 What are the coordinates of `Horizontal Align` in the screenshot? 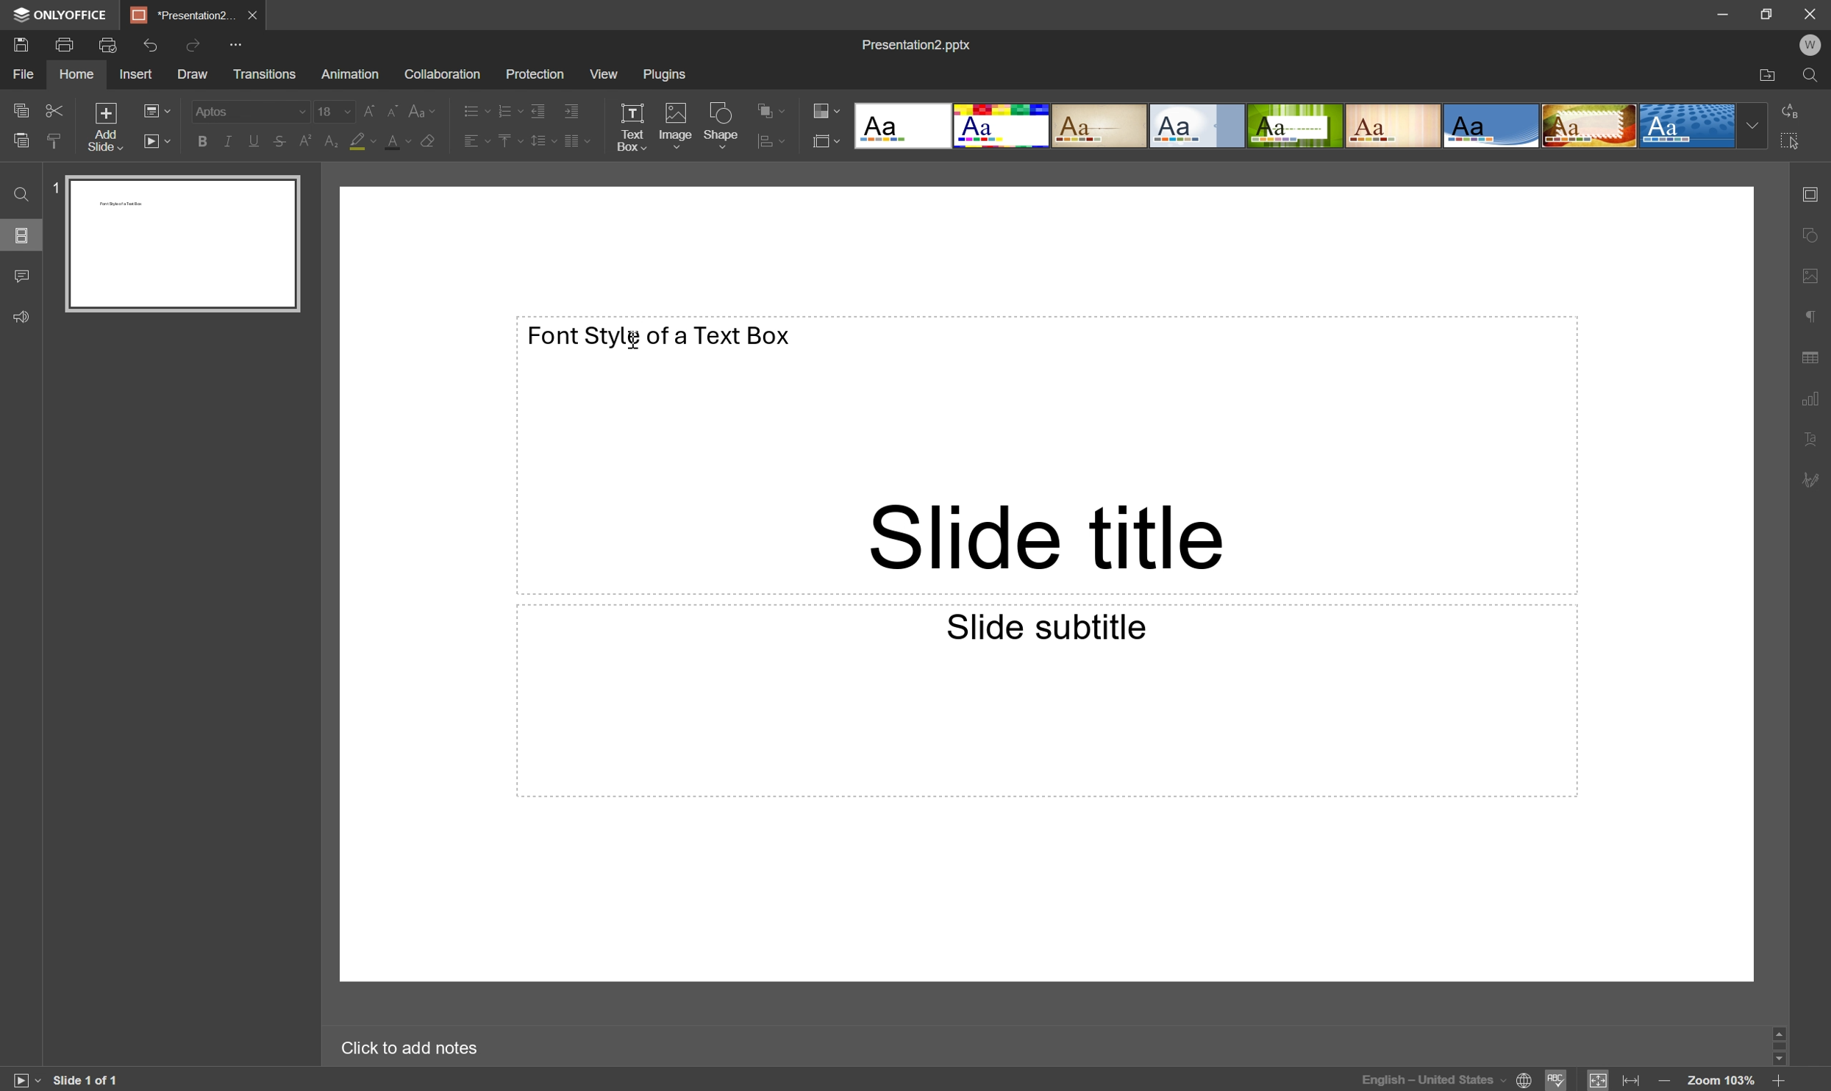 It's located at (477, 140).